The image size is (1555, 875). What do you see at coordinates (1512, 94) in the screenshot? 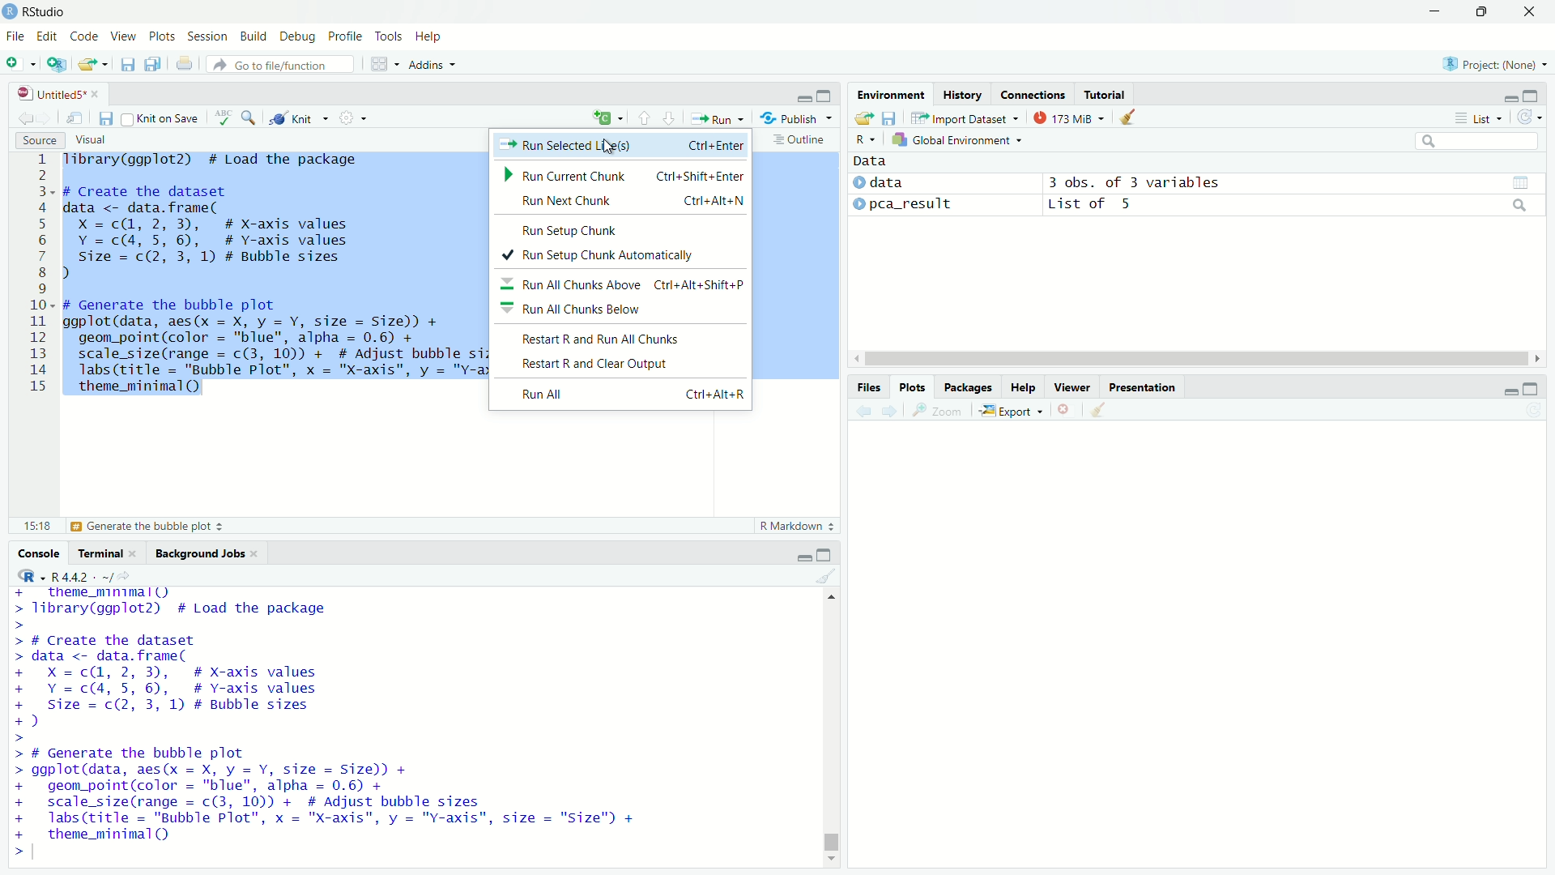
I see `minimize` at bounding box center [1512, 94].